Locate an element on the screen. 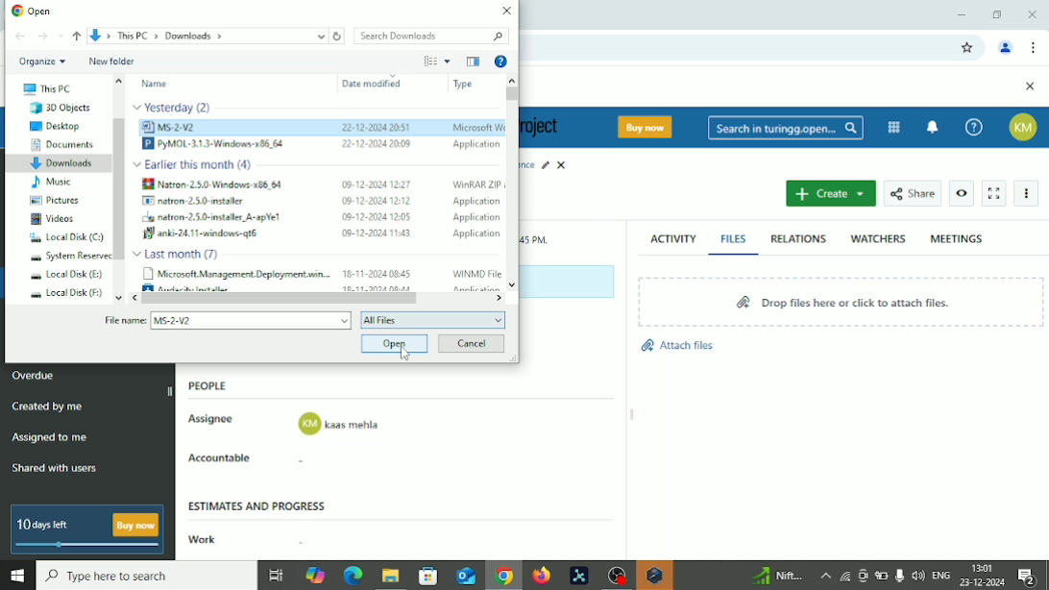 The height and width of the screenshot is (590, 1049). People is located at coordinates (214, 387).